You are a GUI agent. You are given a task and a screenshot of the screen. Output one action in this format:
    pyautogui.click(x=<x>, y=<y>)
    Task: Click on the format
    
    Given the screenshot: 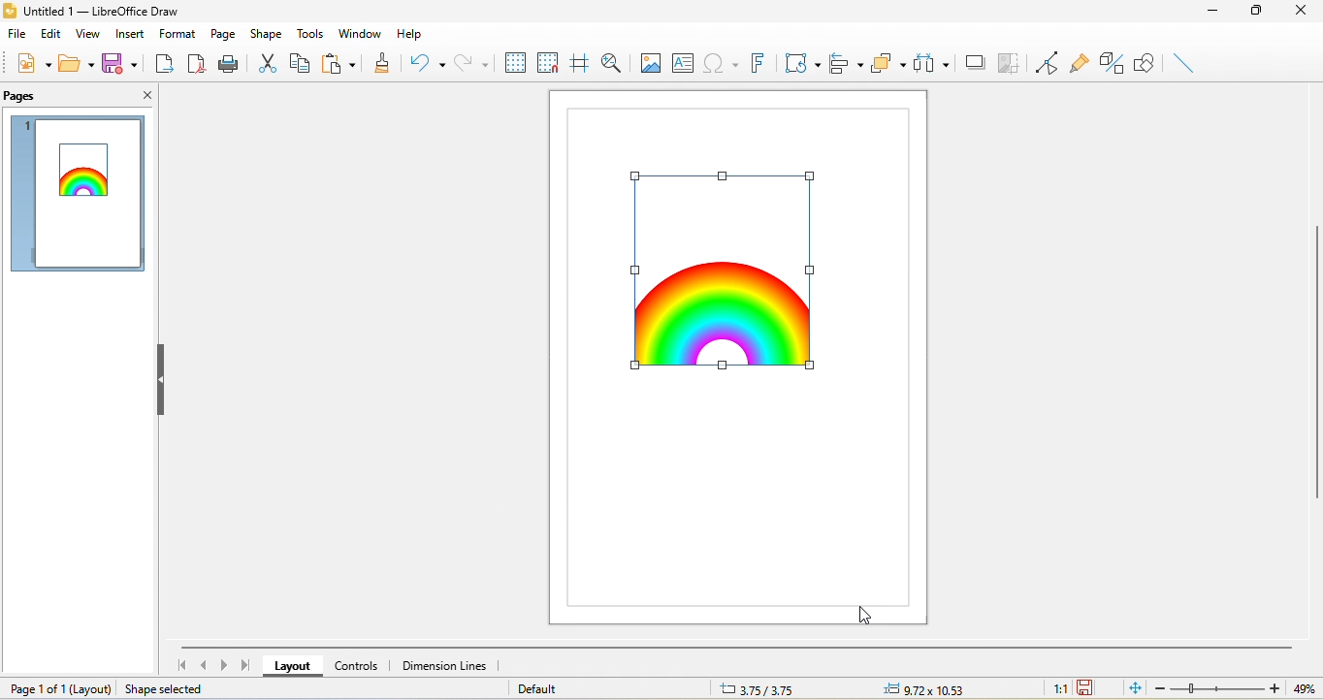 What is the action you would take?
    pyautogui.click(x=176, y=31)
    